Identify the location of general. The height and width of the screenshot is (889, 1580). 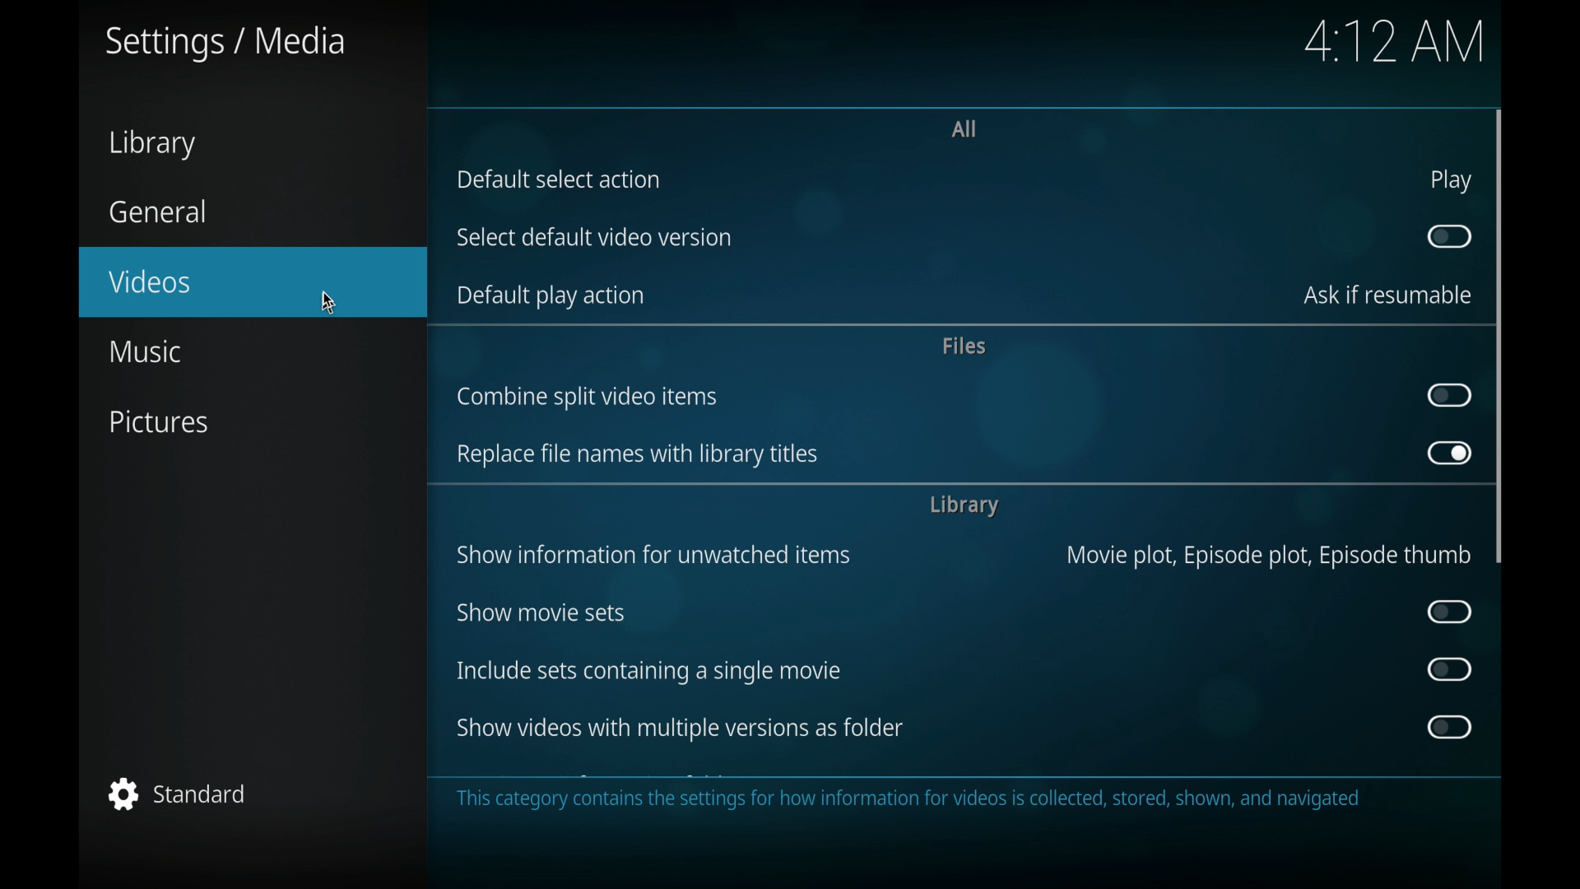
(161, 212).